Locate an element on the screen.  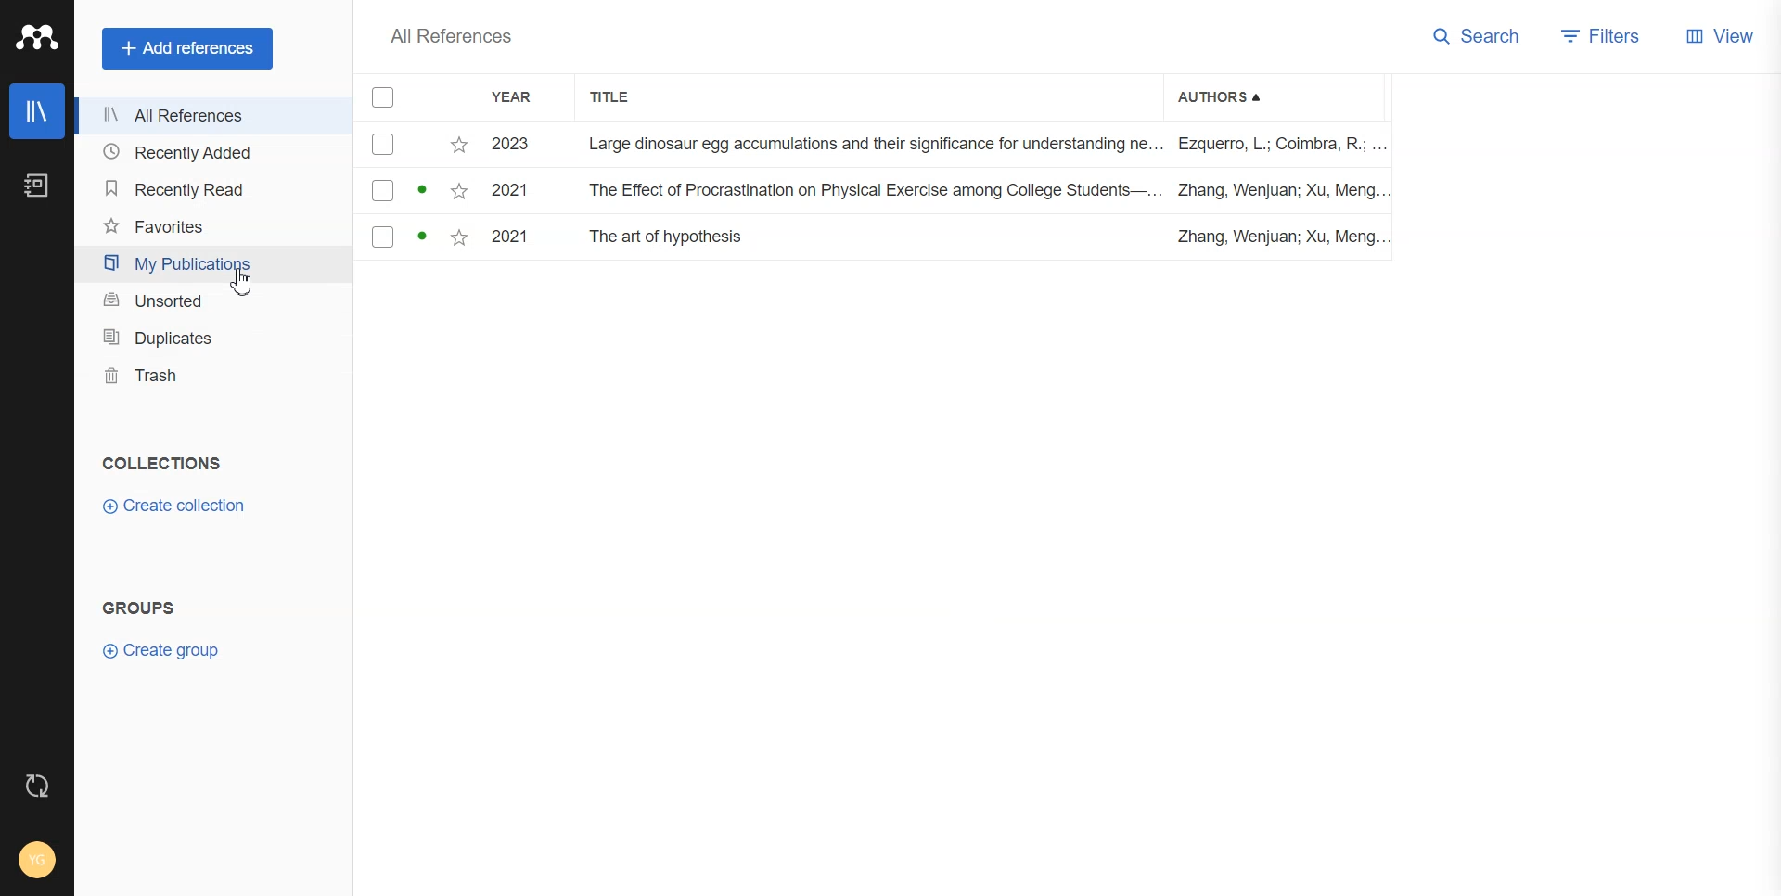
My Publication is located at coordinates (206, 263).